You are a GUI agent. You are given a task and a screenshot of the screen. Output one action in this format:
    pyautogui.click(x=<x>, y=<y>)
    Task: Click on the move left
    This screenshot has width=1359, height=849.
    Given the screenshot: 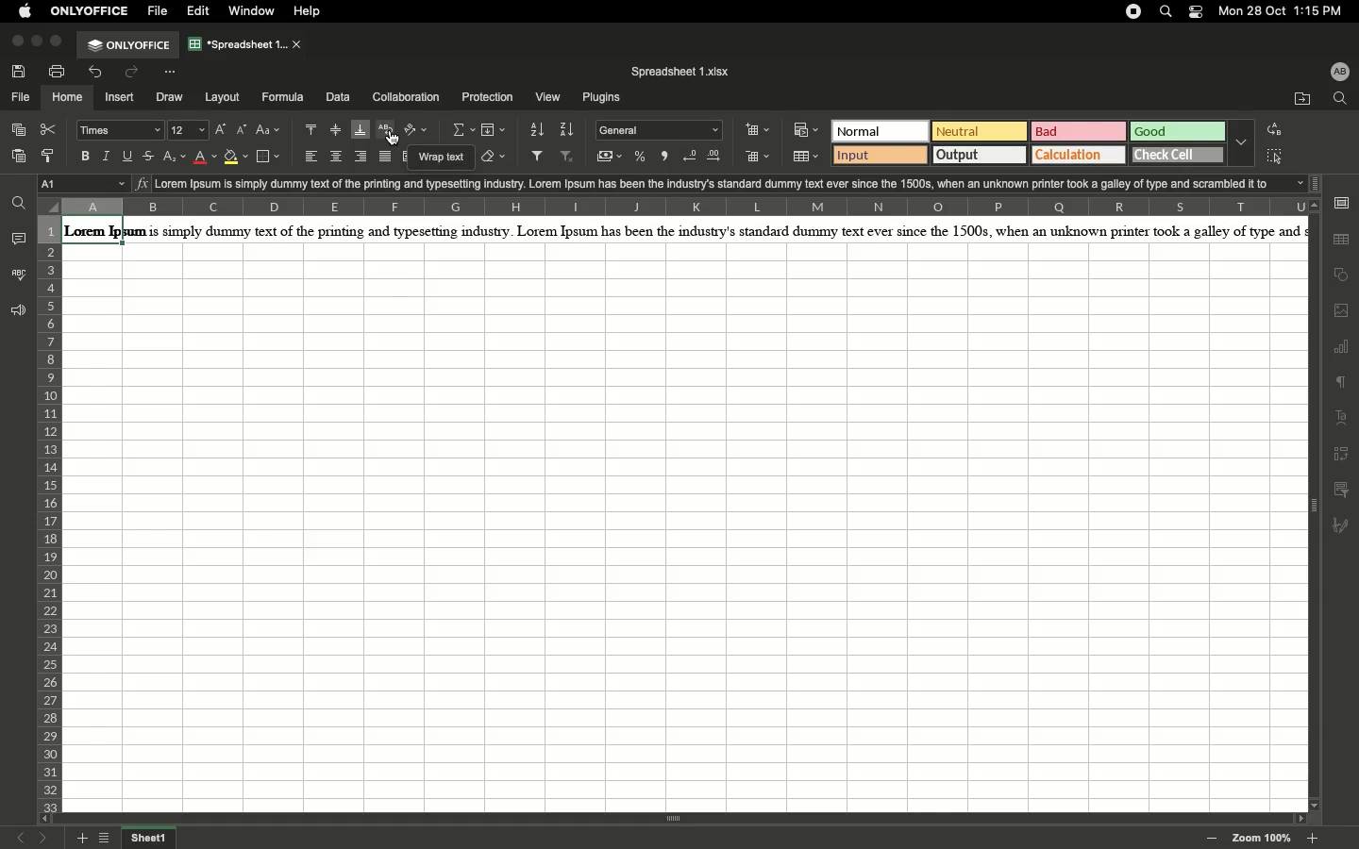 What is the action you would take?
    pyautogui.click(x=42, y=818)
    